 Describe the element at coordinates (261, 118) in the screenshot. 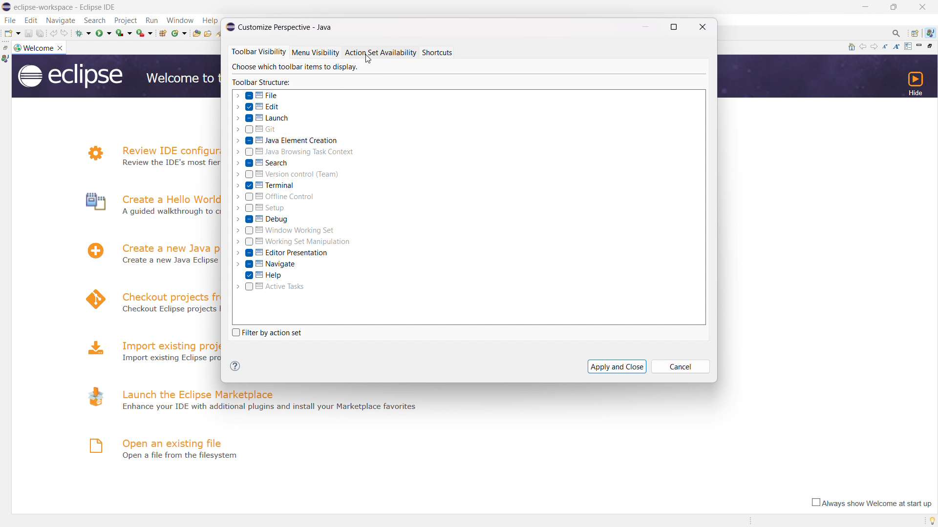

I see `launch` at that location.